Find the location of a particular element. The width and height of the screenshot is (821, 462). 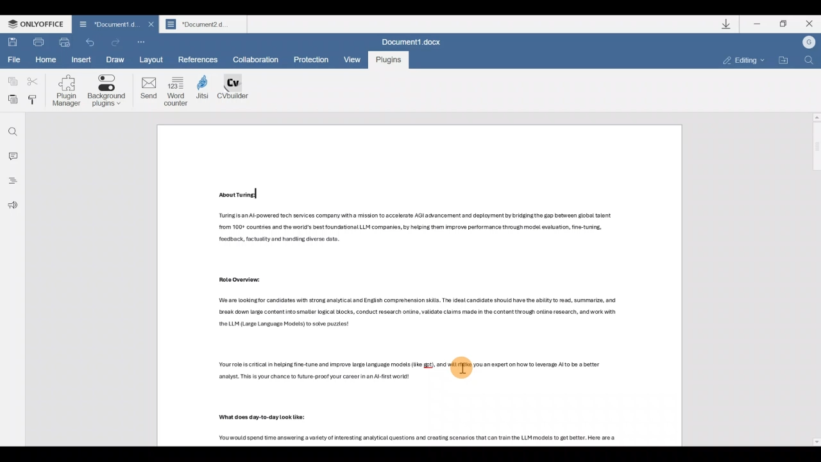

Customize quick access toolbar is located at coordinates (142, 42).